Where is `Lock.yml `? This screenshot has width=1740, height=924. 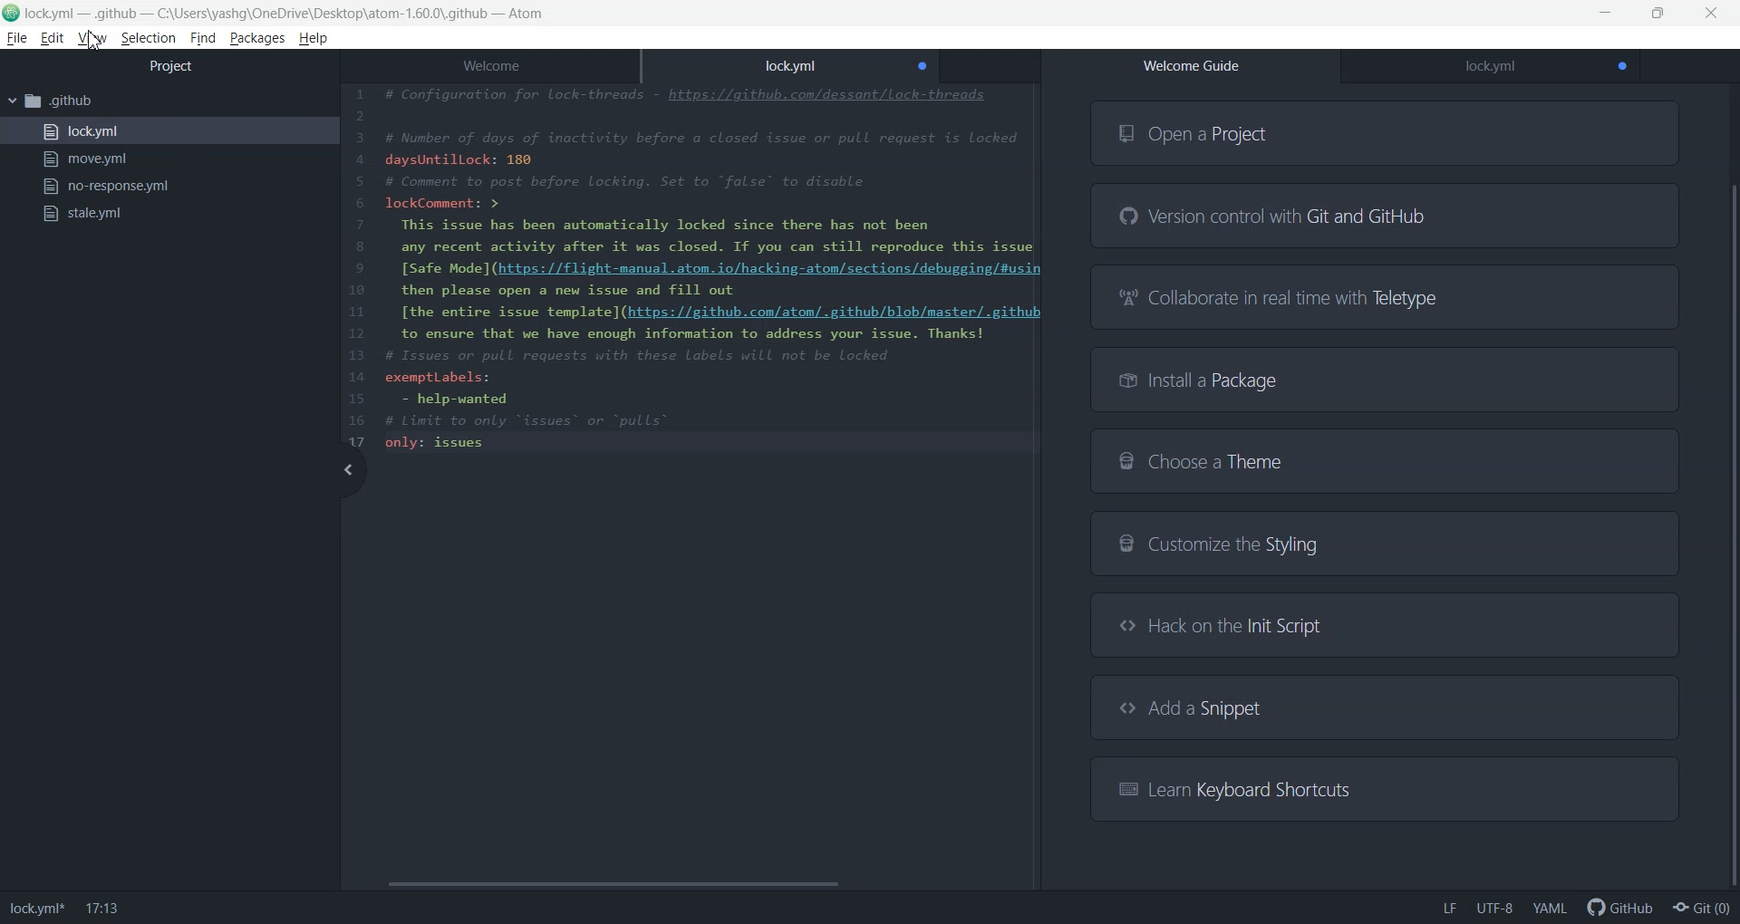 Lock.yml  is located at coordinates (1490, 67).